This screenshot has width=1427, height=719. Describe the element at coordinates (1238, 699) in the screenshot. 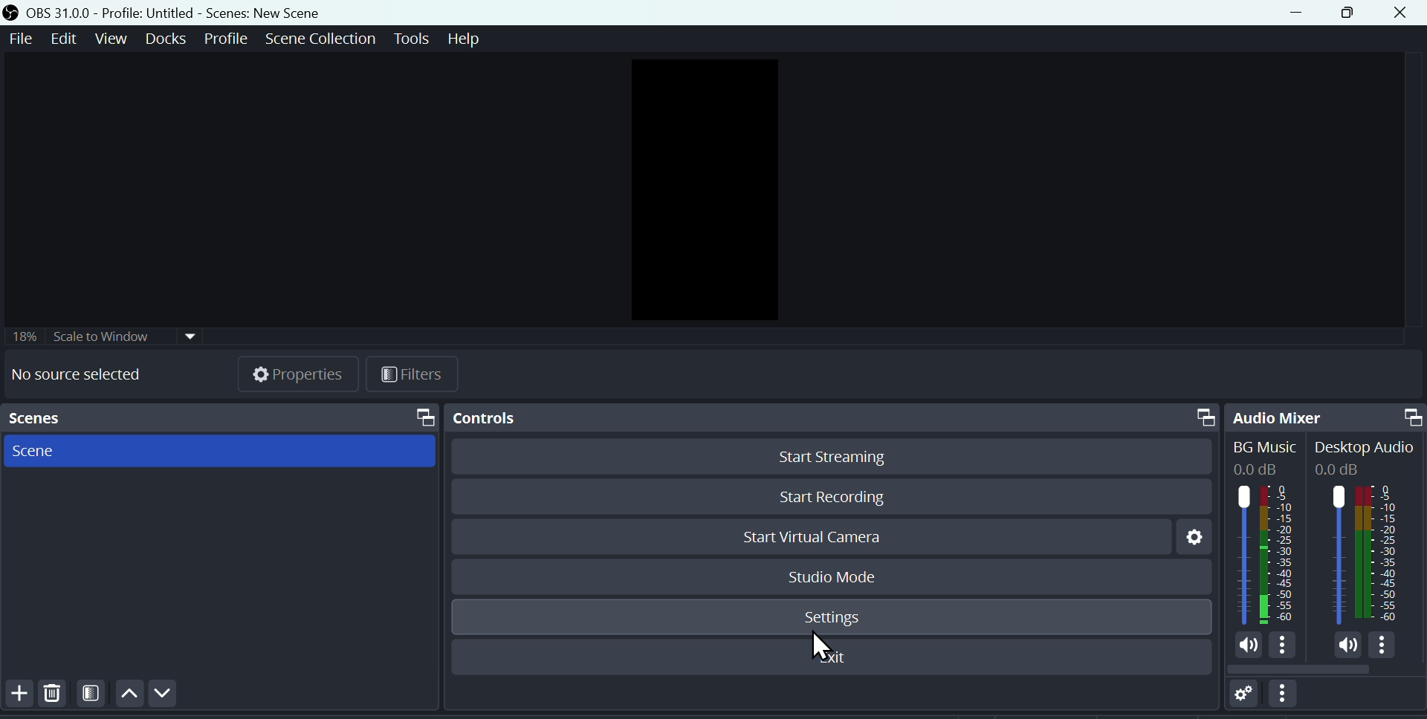

I see `Settings` at that location.